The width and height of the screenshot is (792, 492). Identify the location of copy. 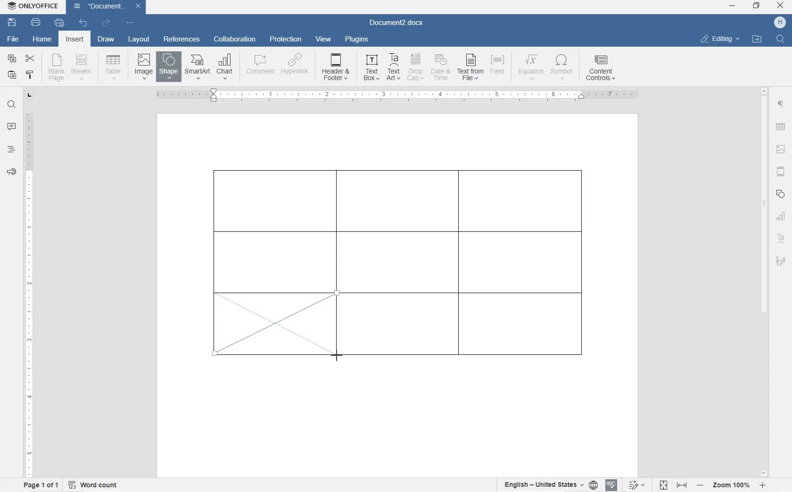
(12, 60).